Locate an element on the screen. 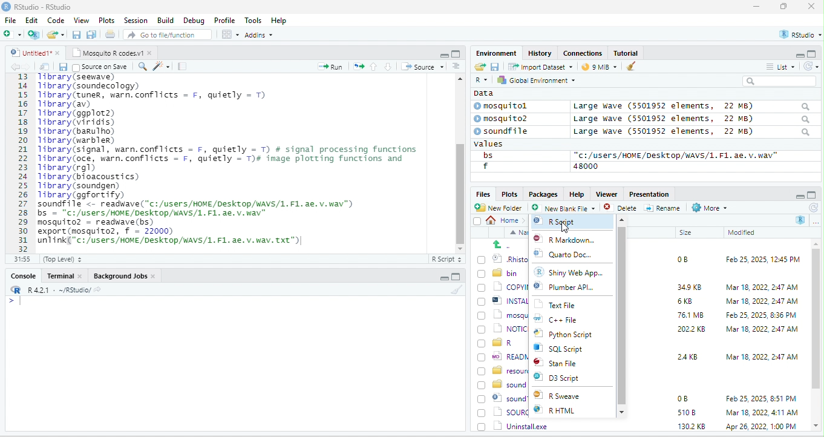  RR R421 - ~/RStudio/ is located at coordinates (53, 291).